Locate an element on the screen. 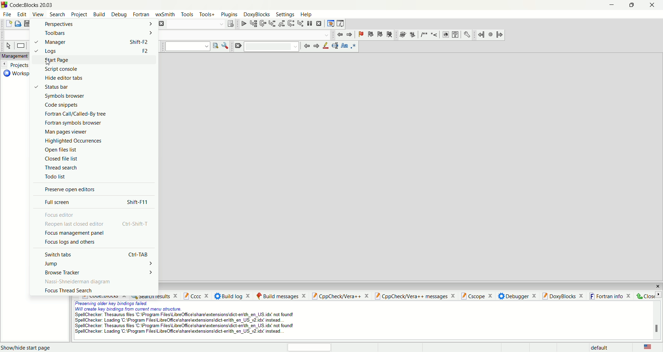 This screenshot has height=352, width=663. start page is located at coordinates (94, 61).